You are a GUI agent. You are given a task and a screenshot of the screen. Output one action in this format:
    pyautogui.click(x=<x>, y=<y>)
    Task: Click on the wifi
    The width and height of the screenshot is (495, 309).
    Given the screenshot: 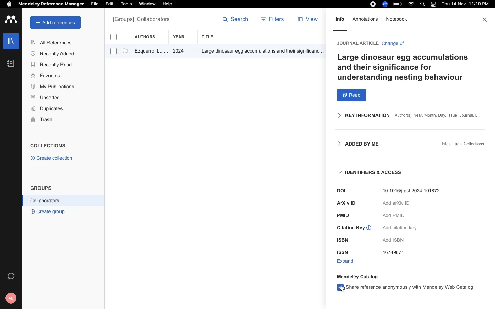 What is the action you would take?
    pyautogui.click(x=412, y=4)
    